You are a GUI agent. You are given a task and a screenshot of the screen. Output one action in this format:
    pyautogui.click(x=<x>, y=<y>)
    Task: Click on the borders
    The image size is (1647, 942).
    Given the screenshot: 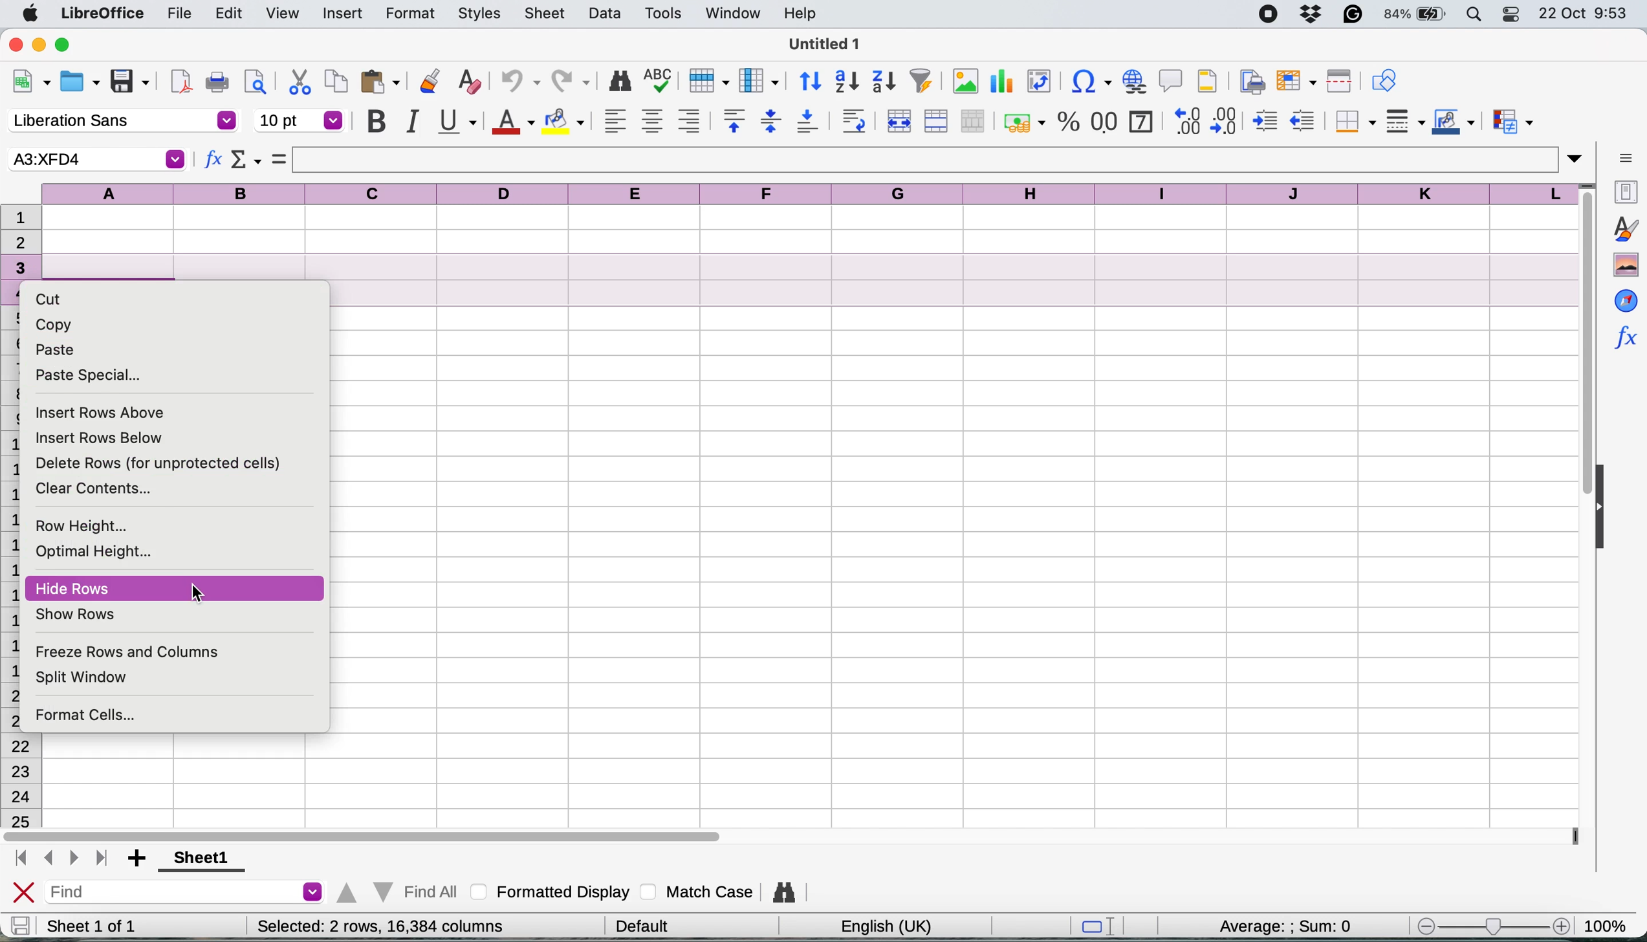 What is the action you would take?
    pyautogui.click(x=1353, y=122)
    